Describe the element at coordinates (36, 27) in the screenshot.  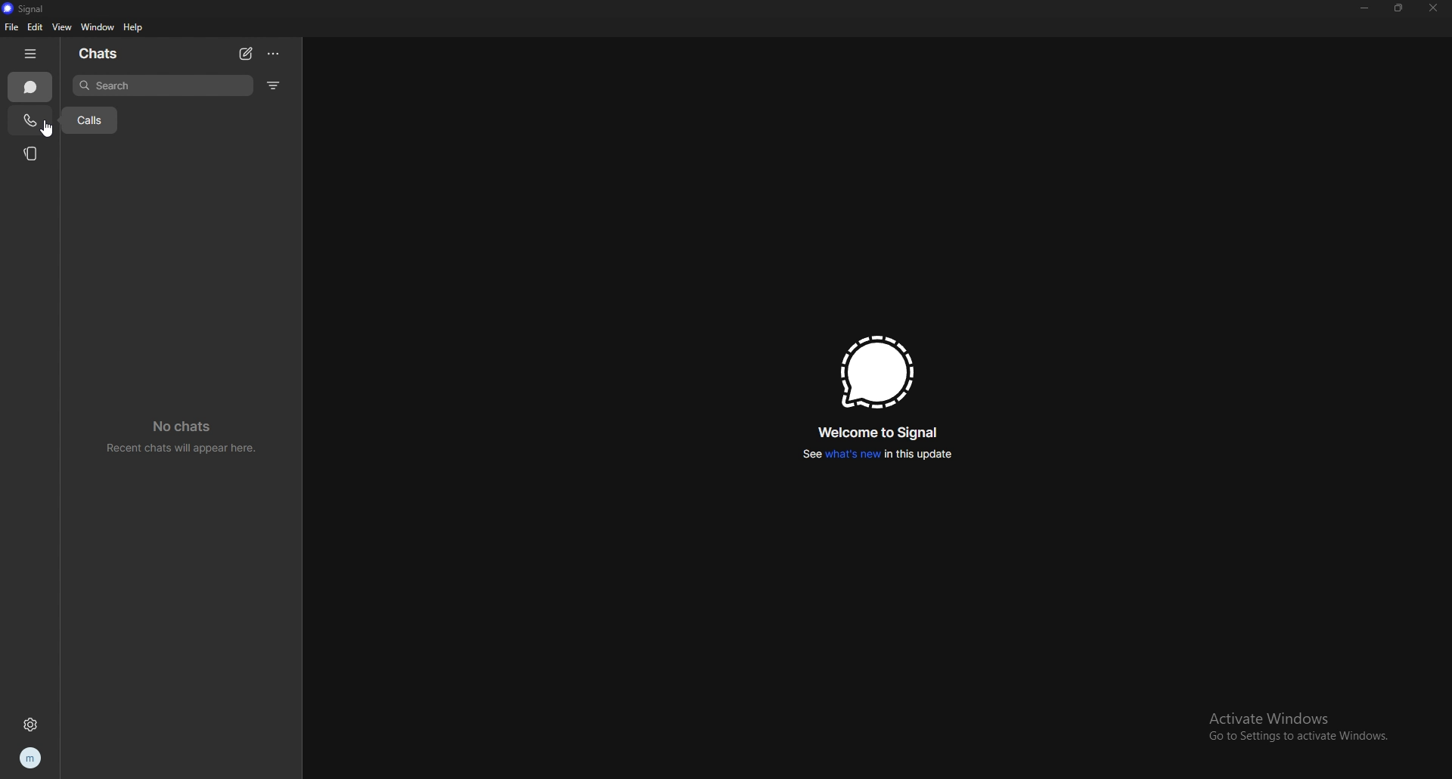
I see `edit` at that location.